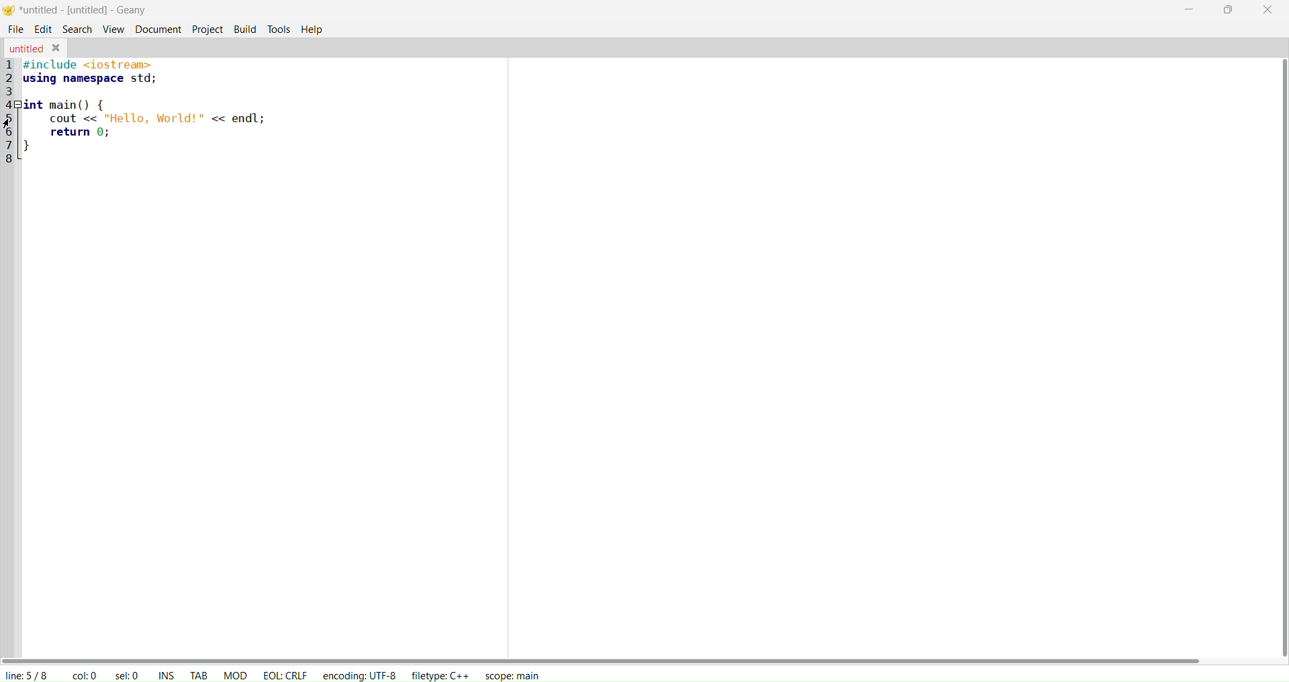 This screenshot has height=682, width=1289. Describe the element at coordinates (159, 28) in the screenshot. I see `document` at that location.